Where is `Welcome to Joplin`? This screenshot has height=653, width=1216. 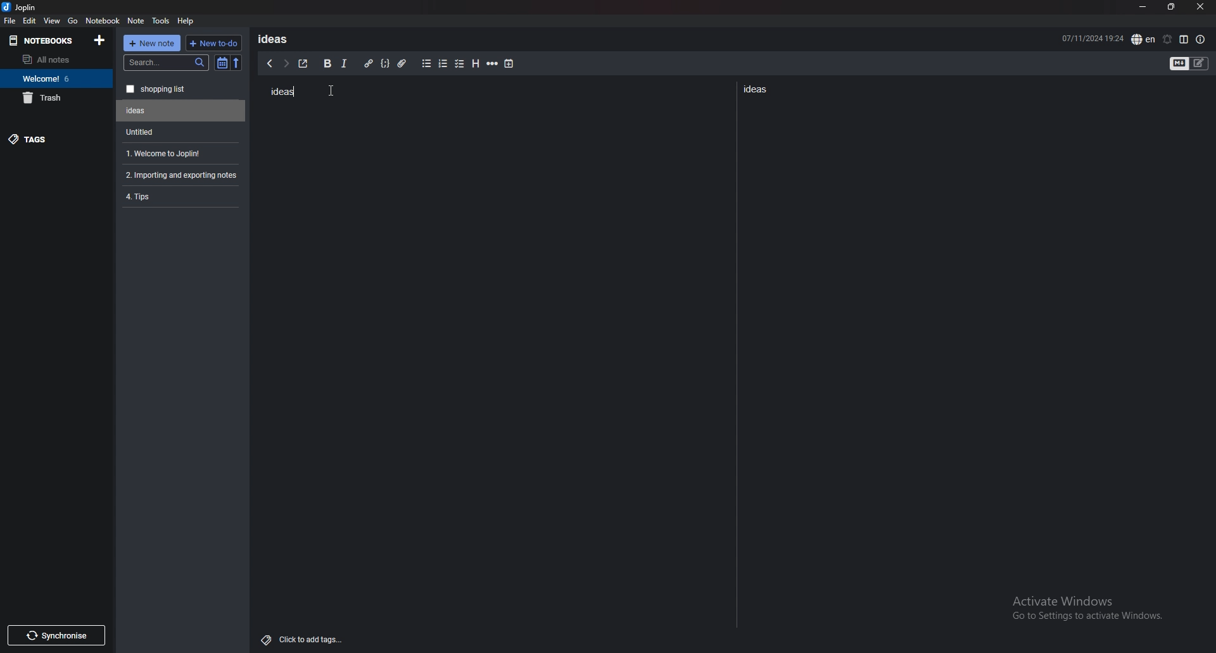 Welcome to Joplin is located at coordinates (179, 153).